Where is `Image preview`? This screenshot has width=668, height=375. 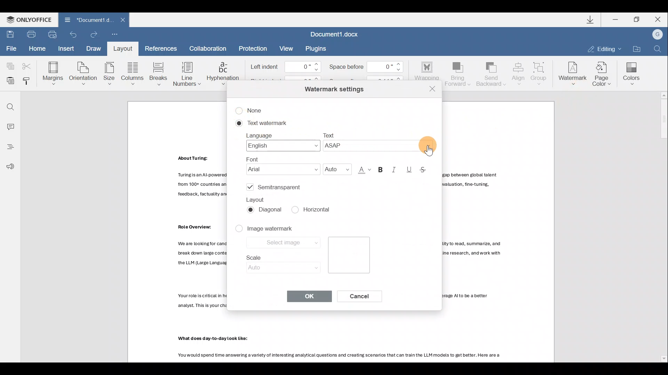 Image preview is located at coordinates (349, 256).